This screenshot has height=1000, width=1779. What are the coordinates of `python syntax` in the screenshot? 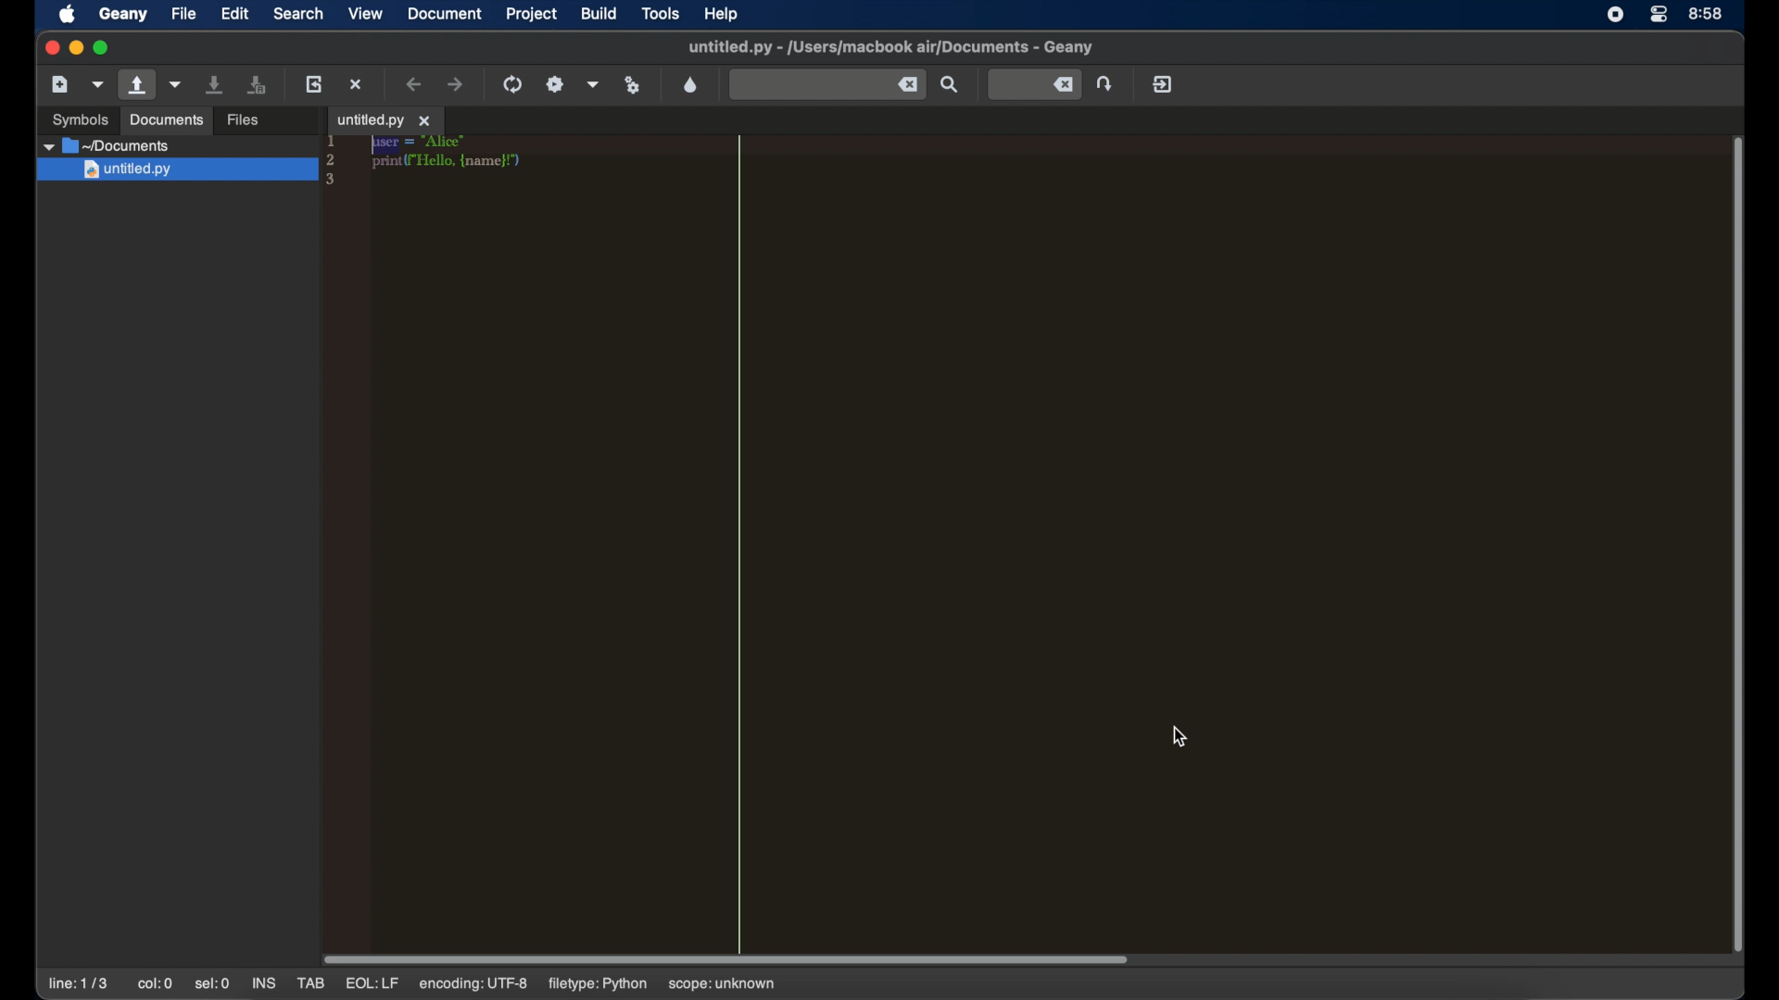 It's located at (428, 163).